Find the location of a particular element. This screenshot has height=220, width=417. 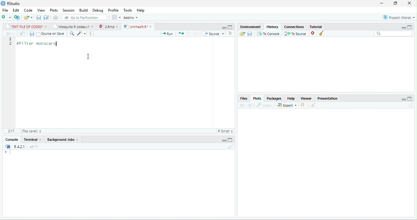

Source on Save is located at coordinates (51, 34).